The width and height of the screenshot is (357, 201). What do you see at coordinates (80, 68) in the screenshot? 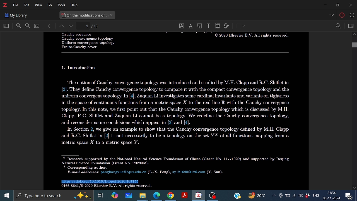
I see `` at bounding box center [80, 68].